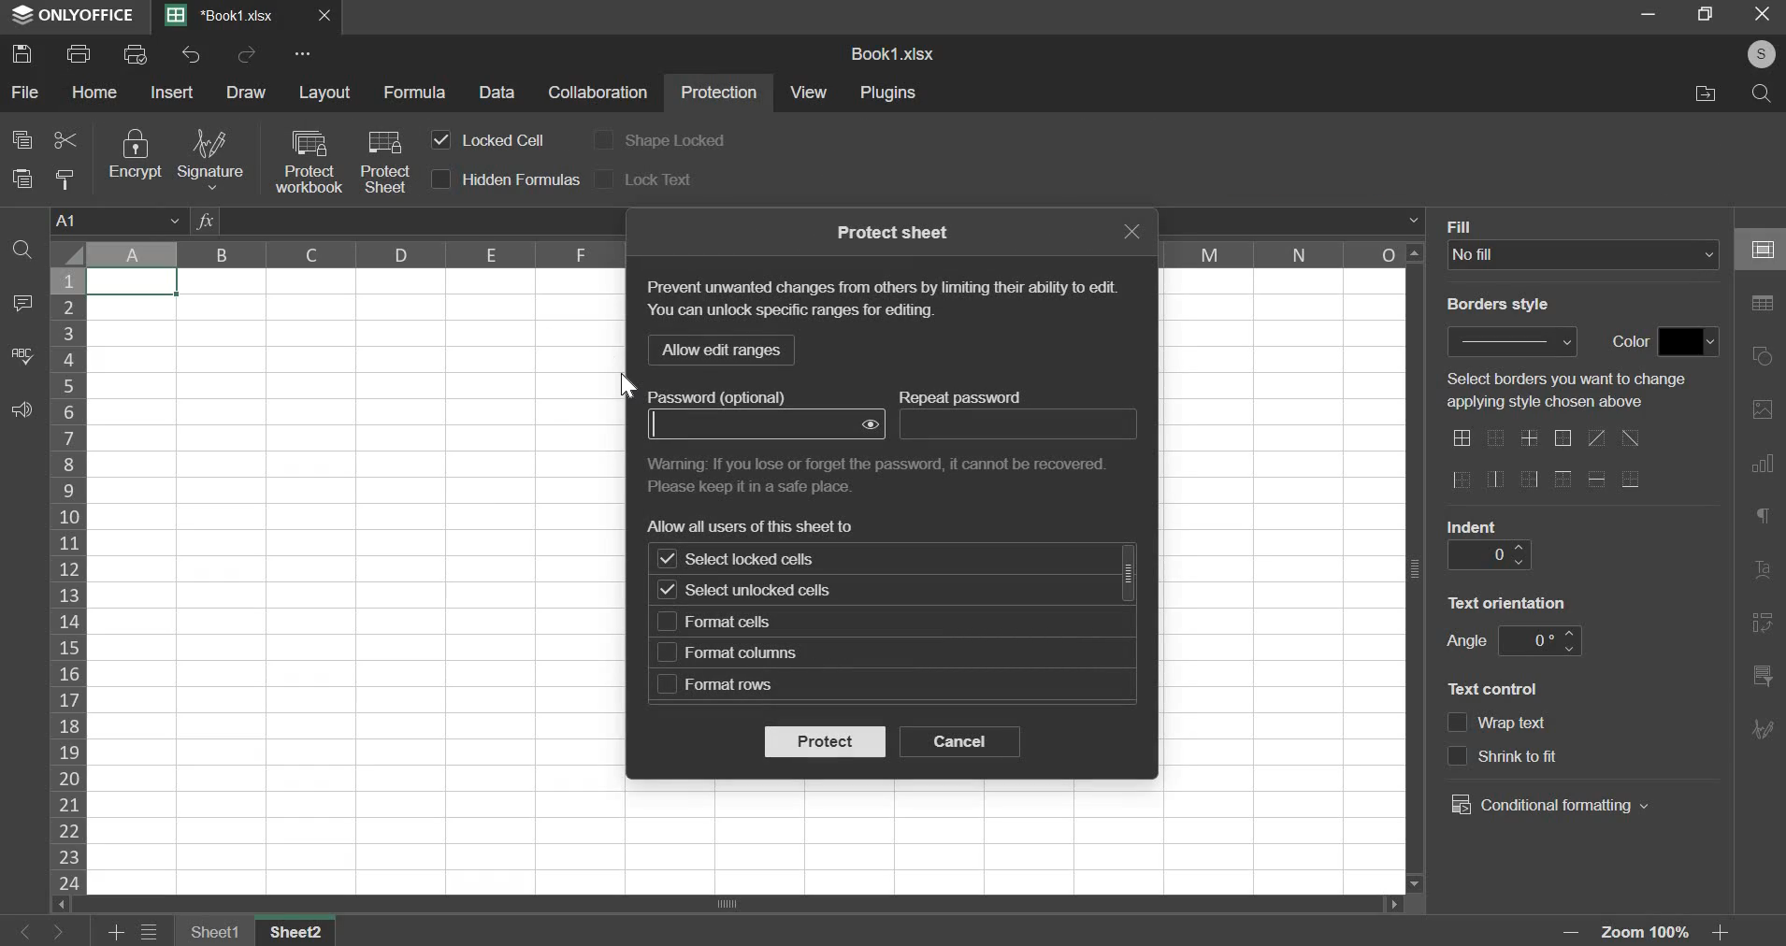 The image size is (1786, 946). I want to click on format rows, so click(729, 685).